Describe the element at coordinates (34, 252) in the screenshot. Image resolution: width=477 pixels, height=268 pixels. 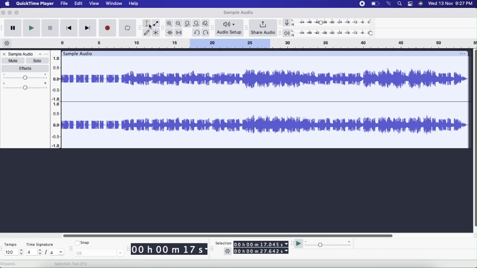
I see `4` at that location.